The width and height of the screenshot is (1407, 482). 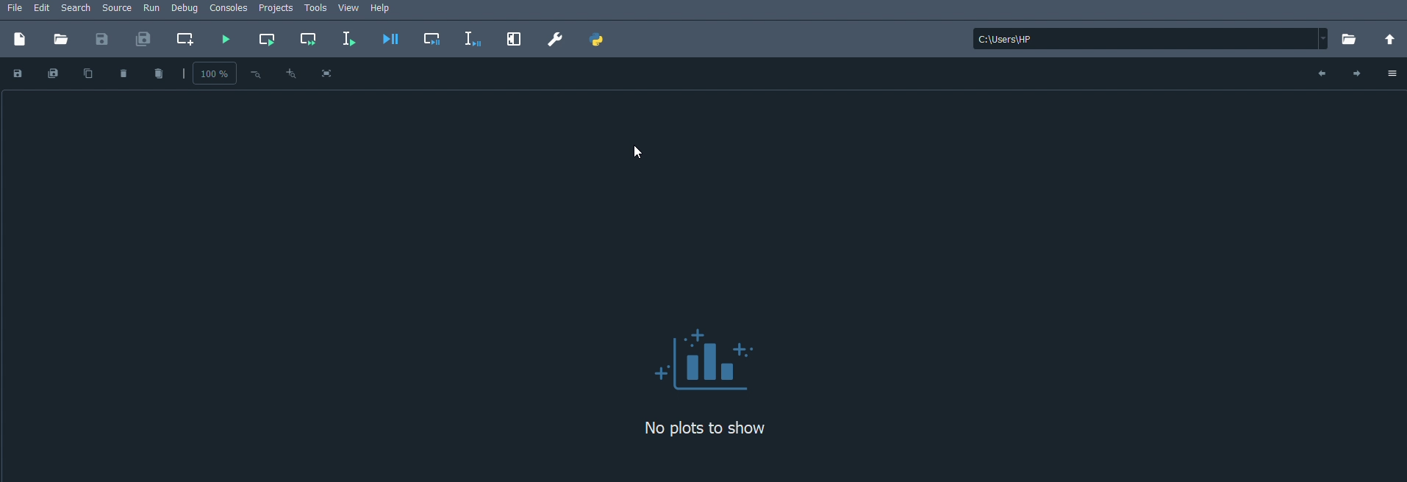 I want to click on Debug cell, so click(x=433, y=39).